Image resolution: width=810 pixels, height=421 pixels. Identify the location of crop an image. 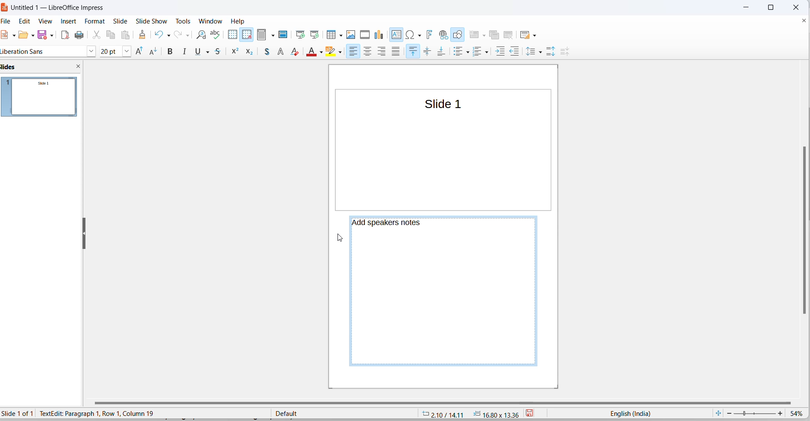
(405, 53).